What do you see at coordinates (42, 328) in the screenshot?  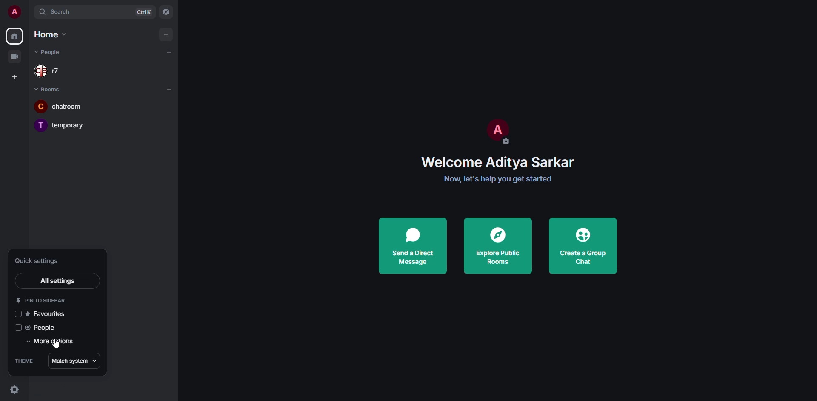 I see `people` at bounding box center [42, 328].